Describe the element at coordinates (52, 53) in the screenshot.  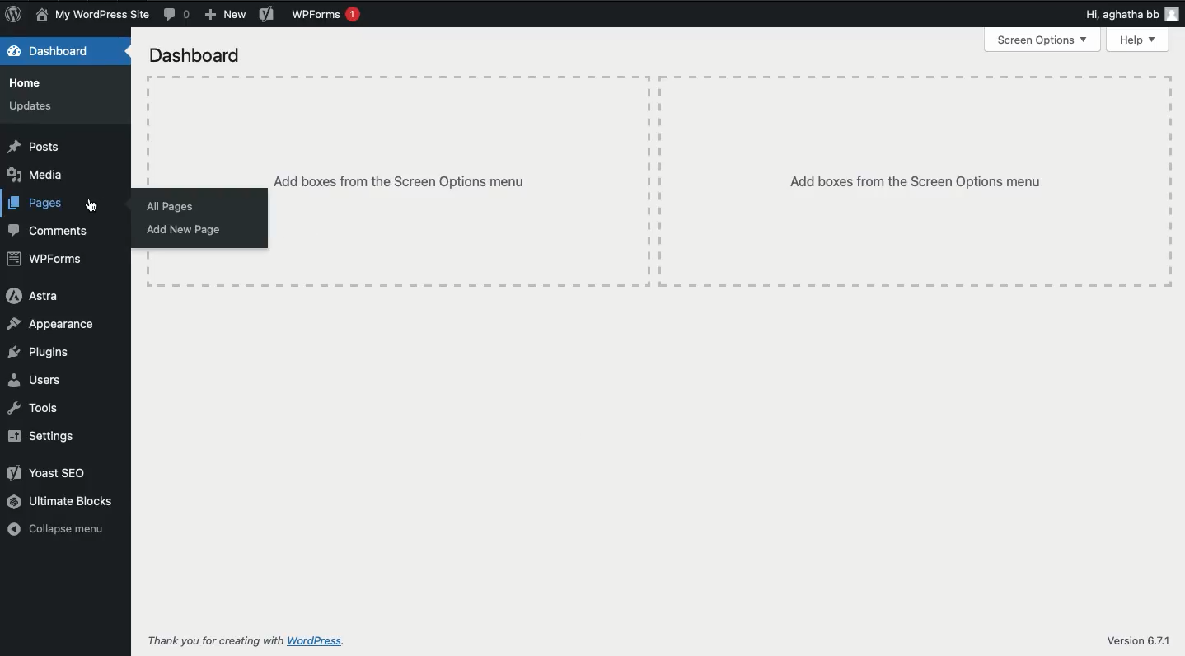
I see `Dashboard` at that location.